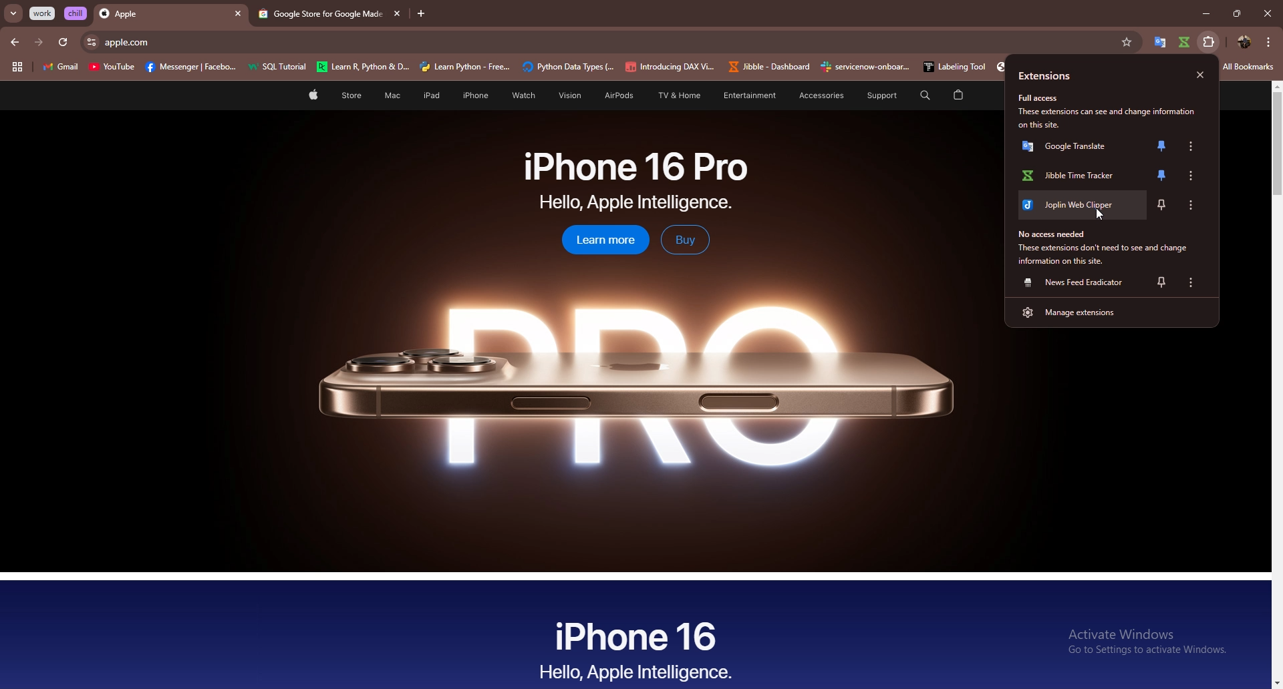  I want to click on Introducing DAX Vi.., so click(670, 67).